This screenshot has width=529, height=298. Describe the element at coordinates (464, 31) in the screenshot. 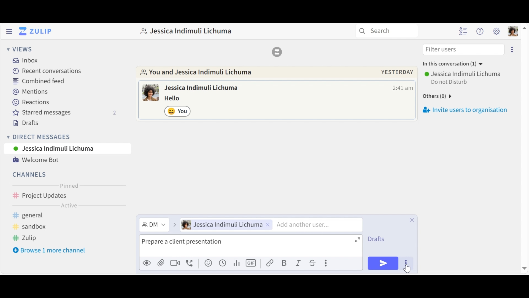

I see `Hide user list` at that location.